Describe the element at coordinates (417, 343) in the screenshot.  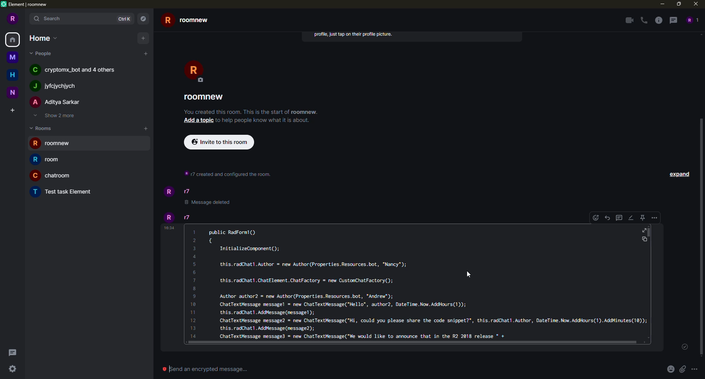
I see `scroll` at that location.